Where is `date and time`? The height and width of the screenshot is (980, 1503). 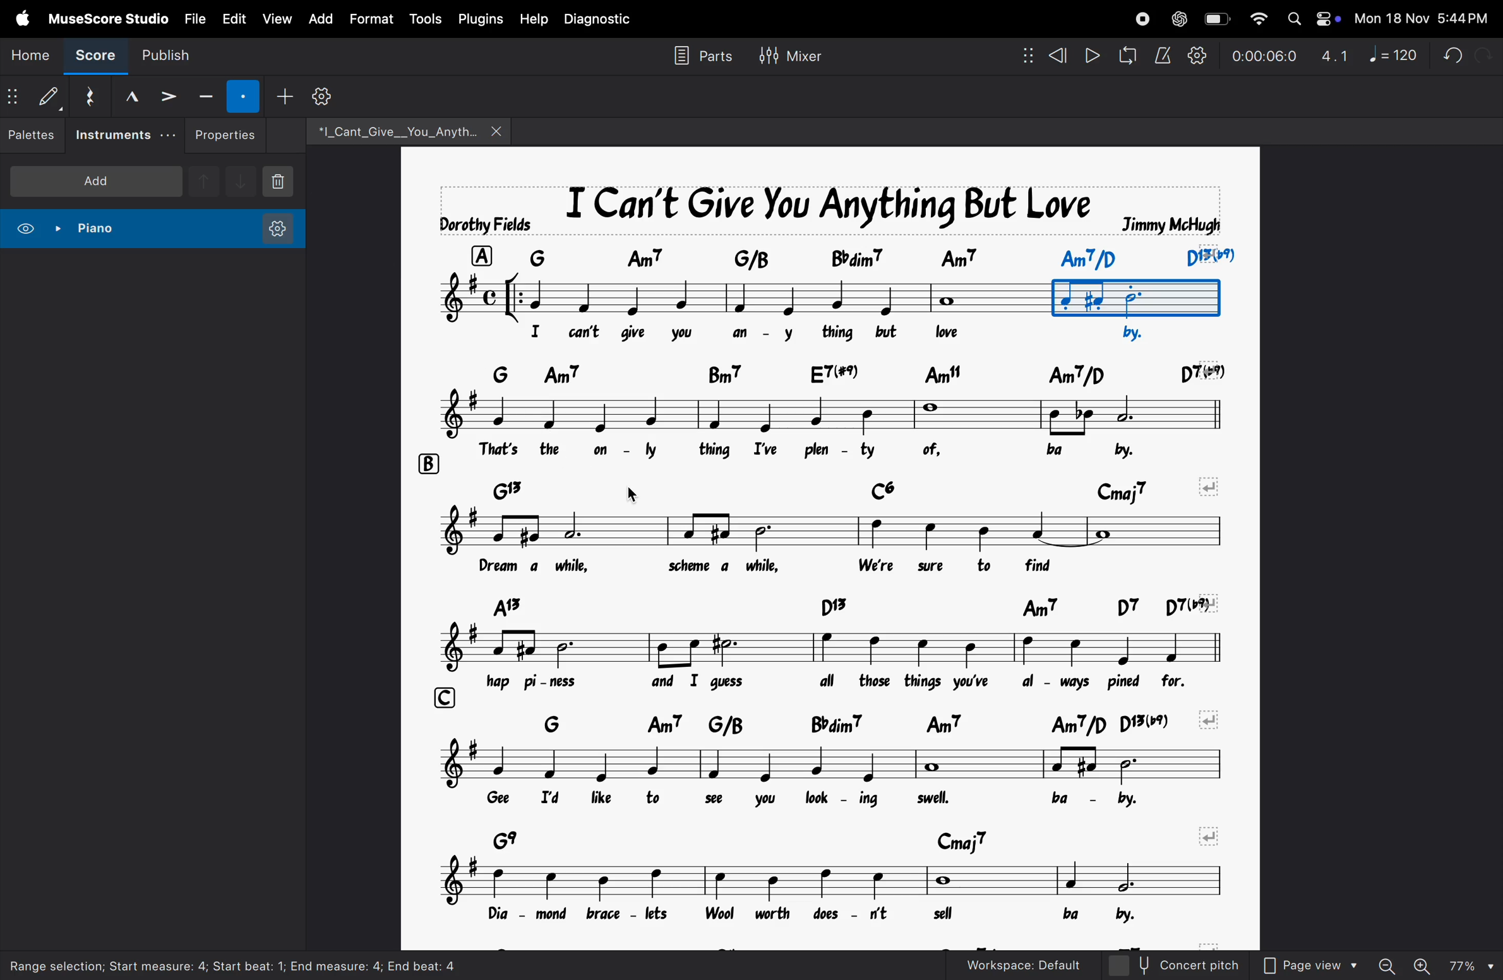 date and time is located at coordinates (1420, 18).